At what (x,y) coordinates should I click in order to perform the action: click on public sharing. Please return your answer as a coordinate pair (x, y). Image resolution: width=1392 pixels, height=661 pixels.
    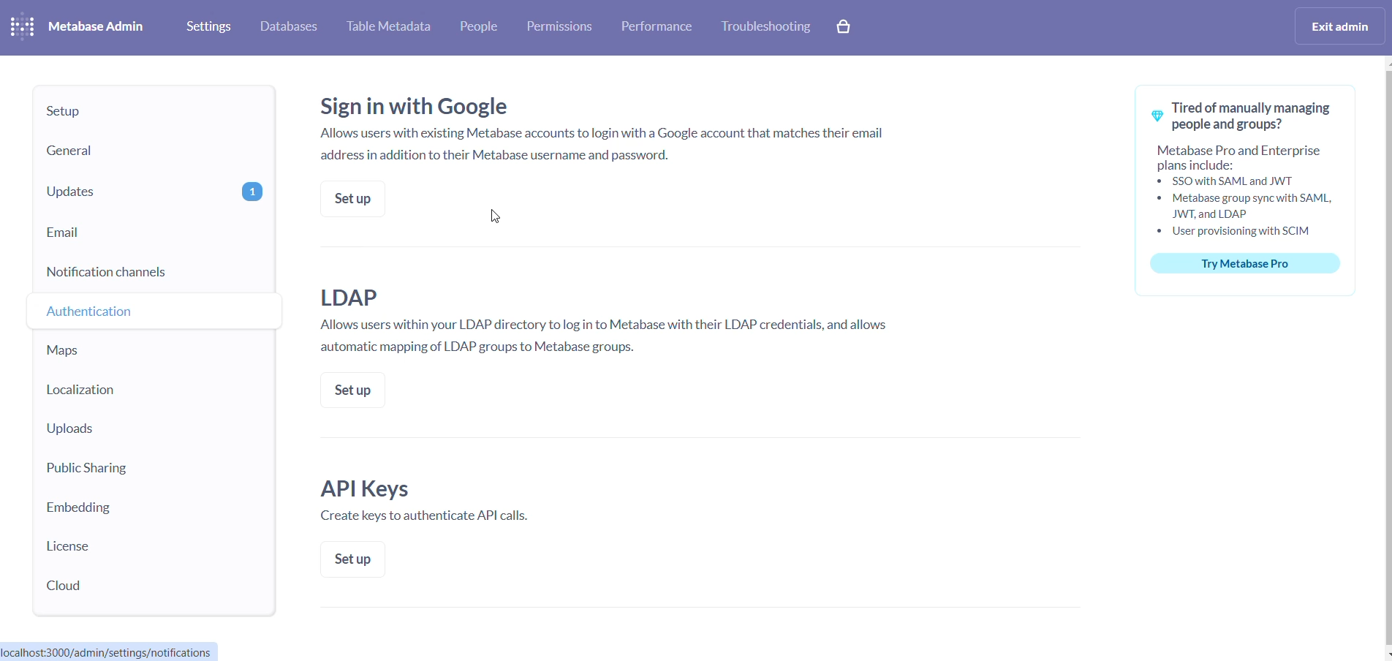
    Looking at the image, I should click on (107, 470).